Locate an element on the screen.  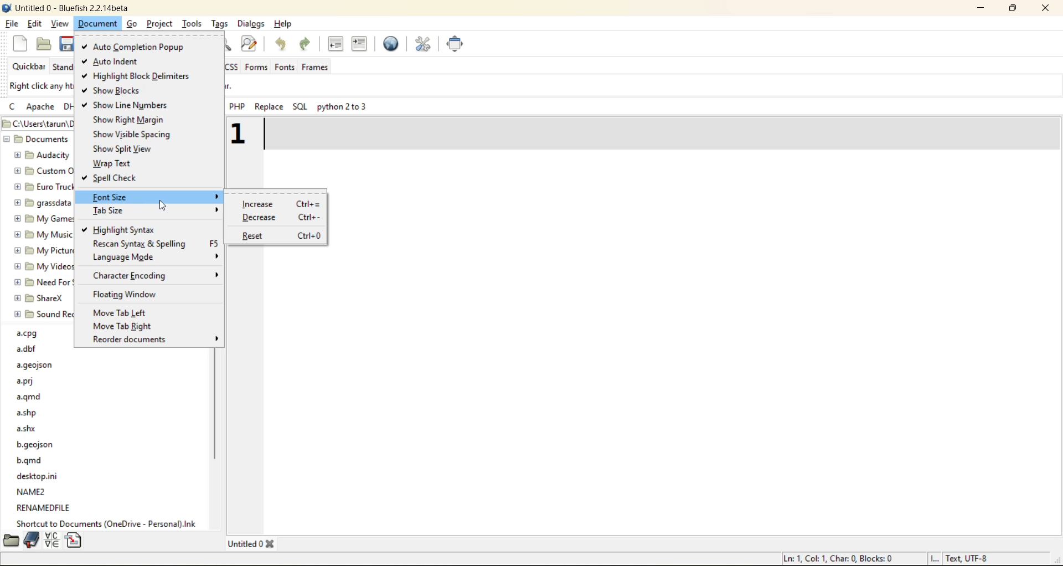
c is located at coordinates (14, 106).